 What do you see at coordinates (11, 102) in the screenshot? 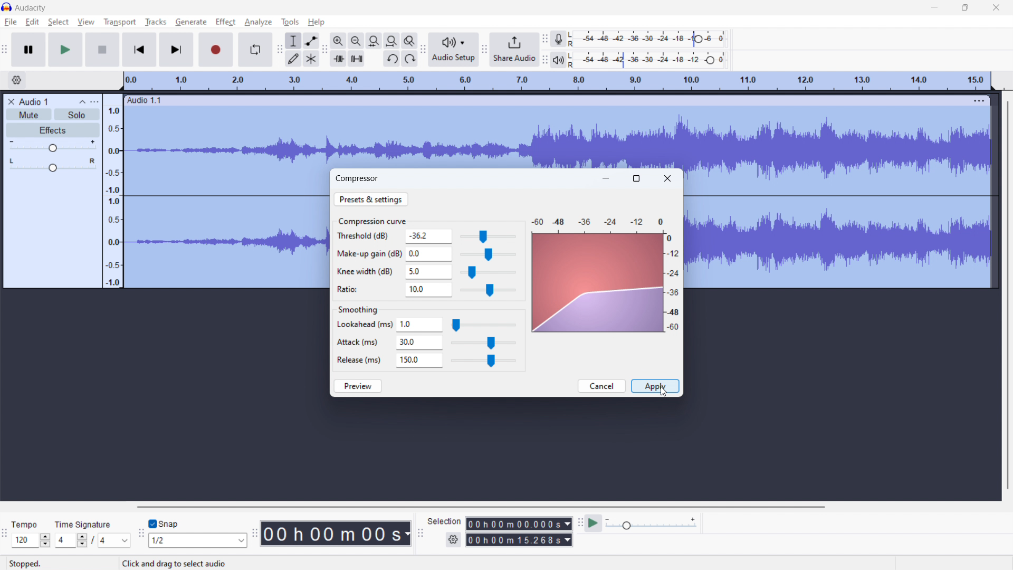
I see `delete audio` at bounding box center [11, 102].